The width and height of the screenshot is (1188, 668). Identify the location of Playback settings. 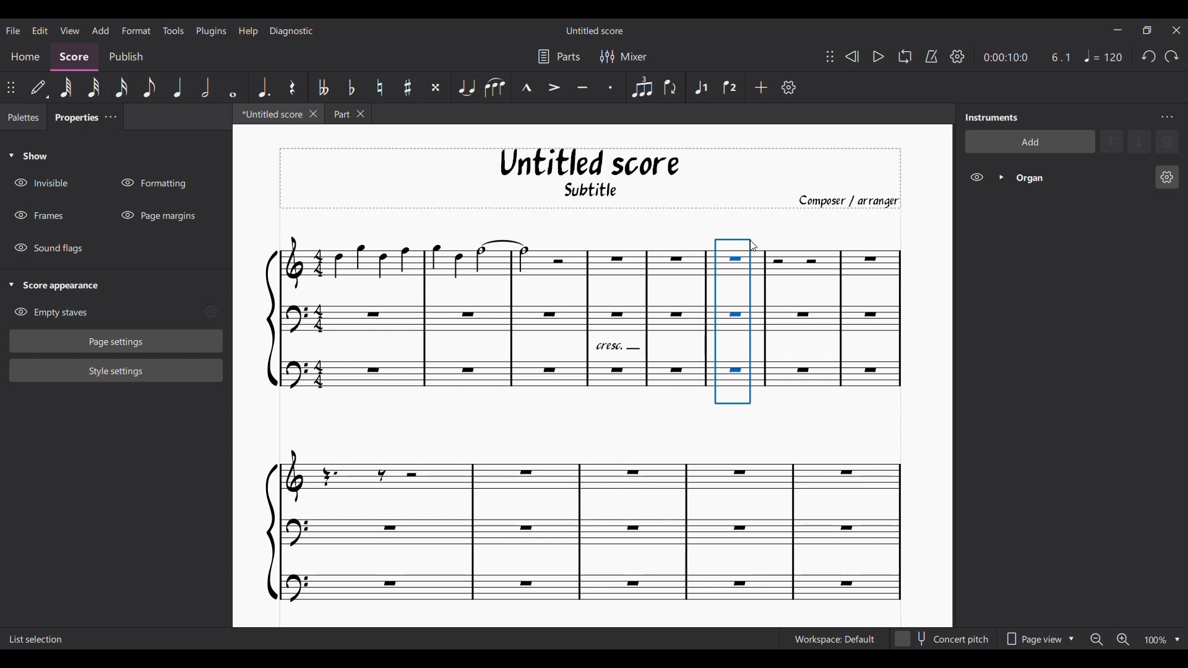
(957, 56).